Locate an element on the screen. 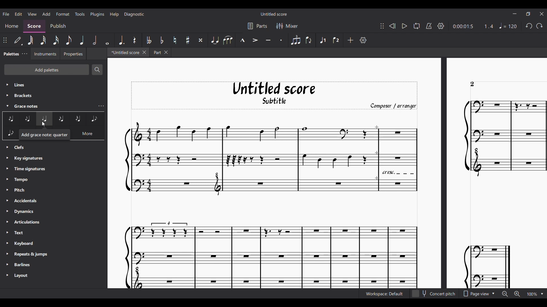 Image resolution: width=547 pixels, height=307 pixels. Edit menu is located at coordinates (19, 14).